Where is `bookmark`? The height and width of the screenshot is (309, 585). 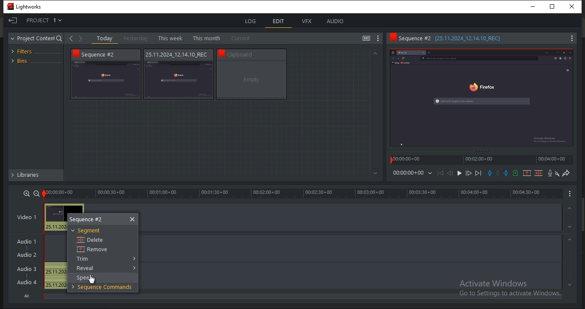 bookmark is located at coordinates (221, 53).